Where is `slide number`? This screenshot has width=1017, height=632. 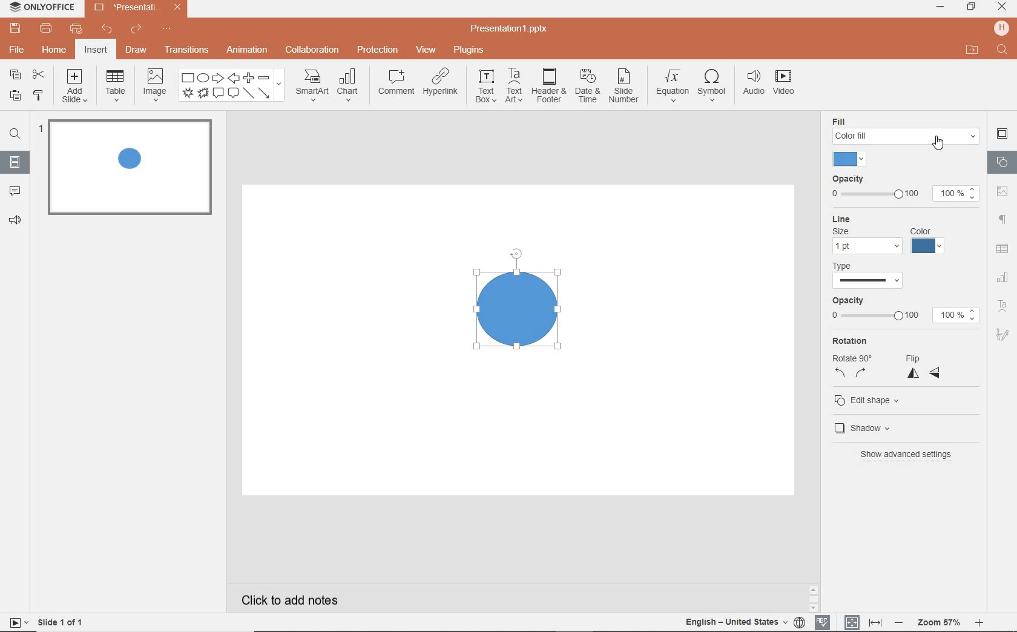
slide number is located at coordinates (624, 87).